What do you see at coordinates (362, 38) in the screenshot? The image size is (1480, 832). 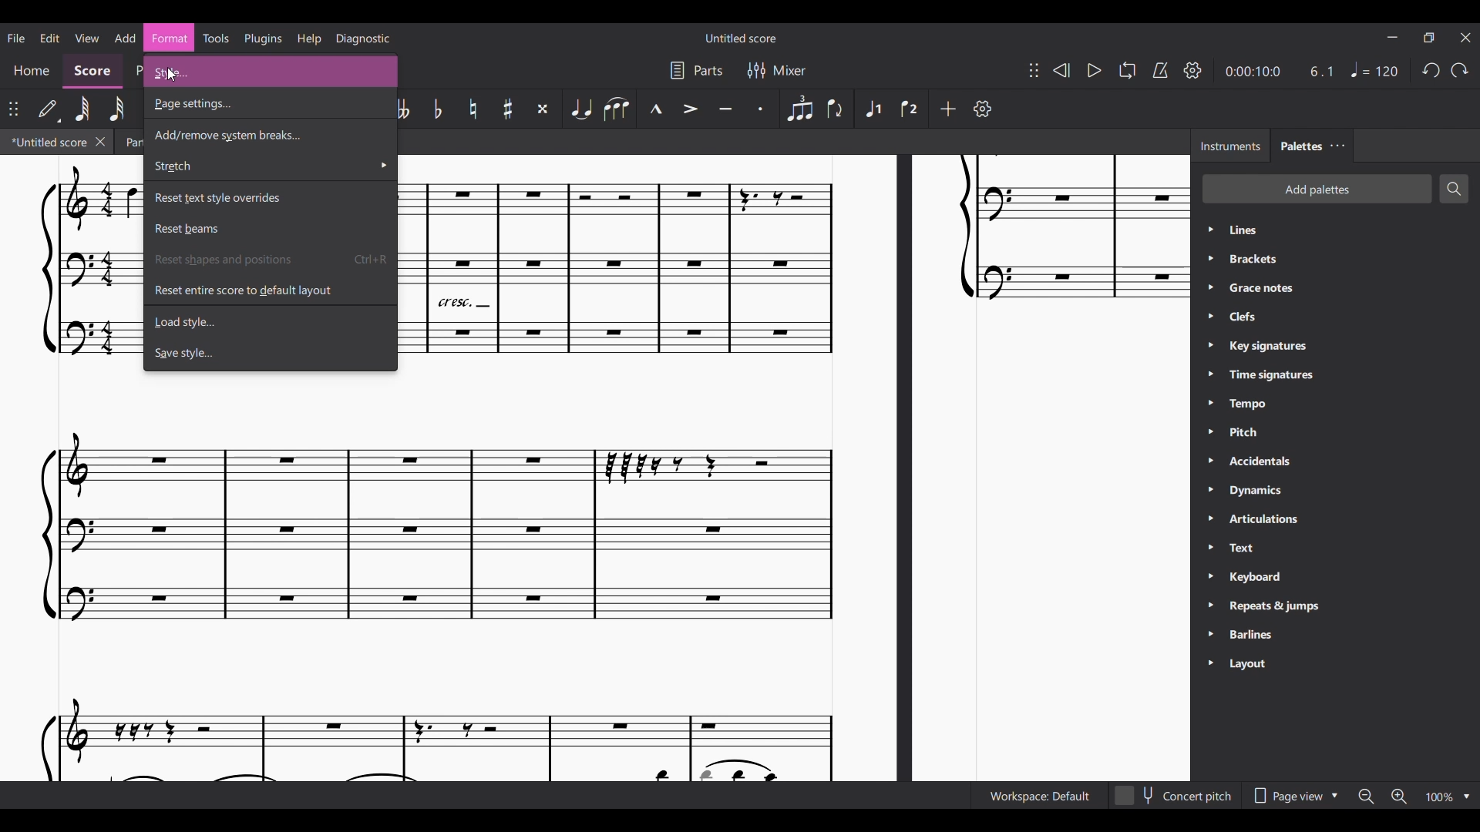 I see `Diagnostic menu` at bounding box center [362, 38].